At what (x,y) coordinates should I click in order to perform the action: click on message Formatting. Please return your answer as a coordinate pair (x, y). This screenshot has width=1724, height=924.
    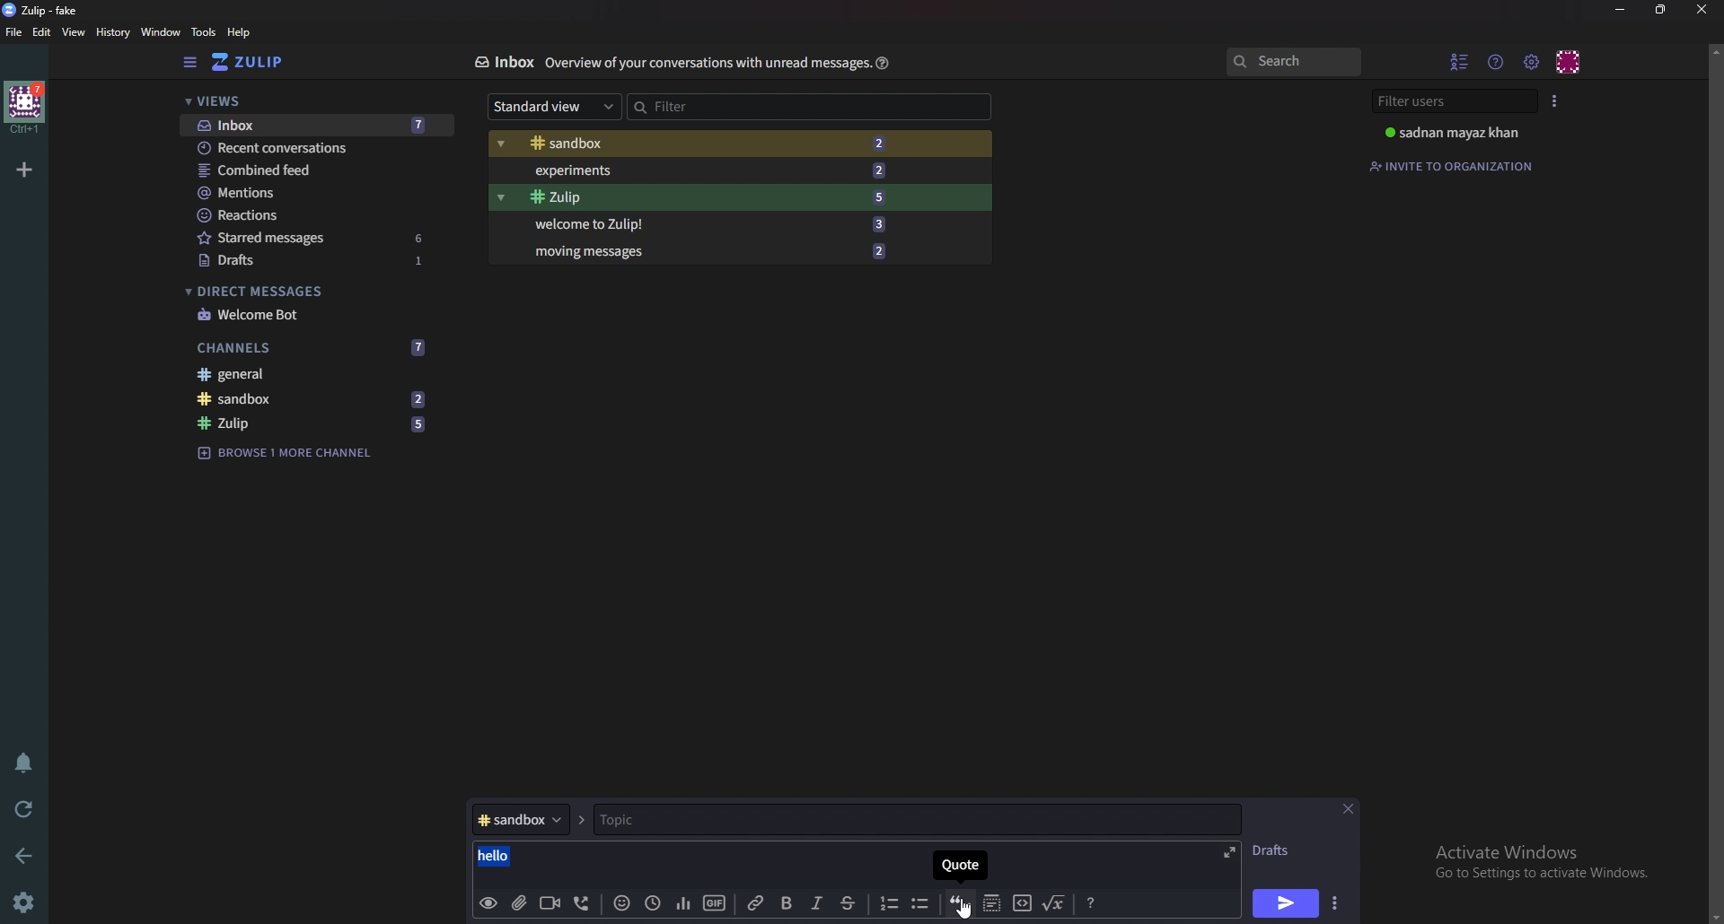
    Looking at the image, I should click on (1095, 902).